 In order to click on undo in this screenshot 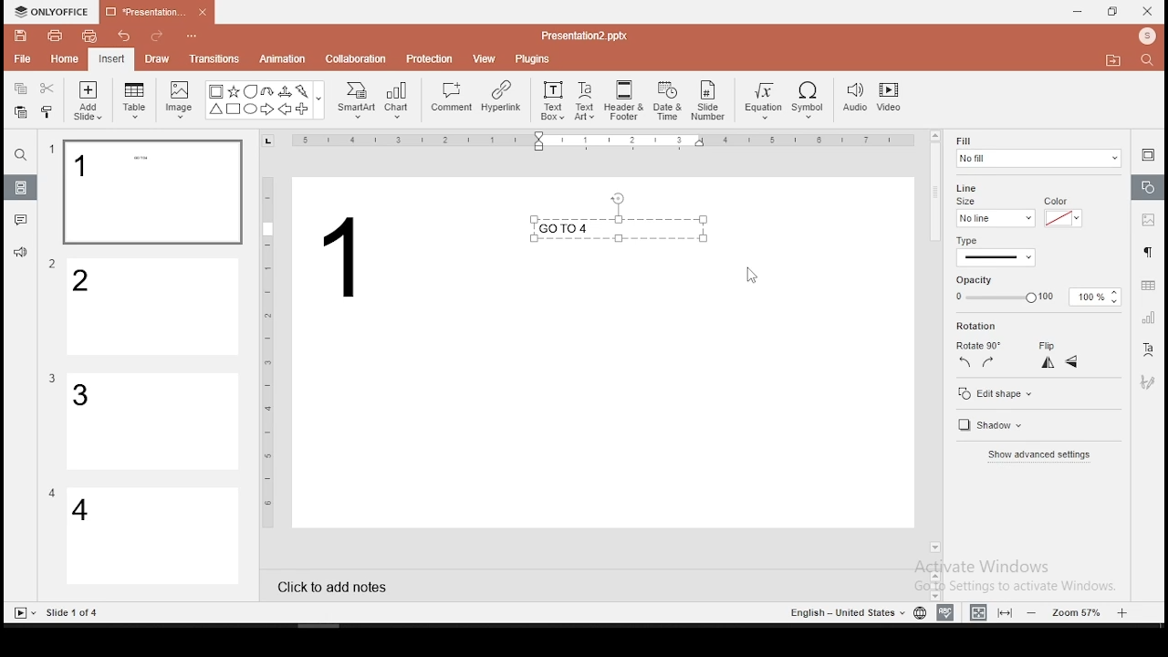, I will do `click(124, 37)`.